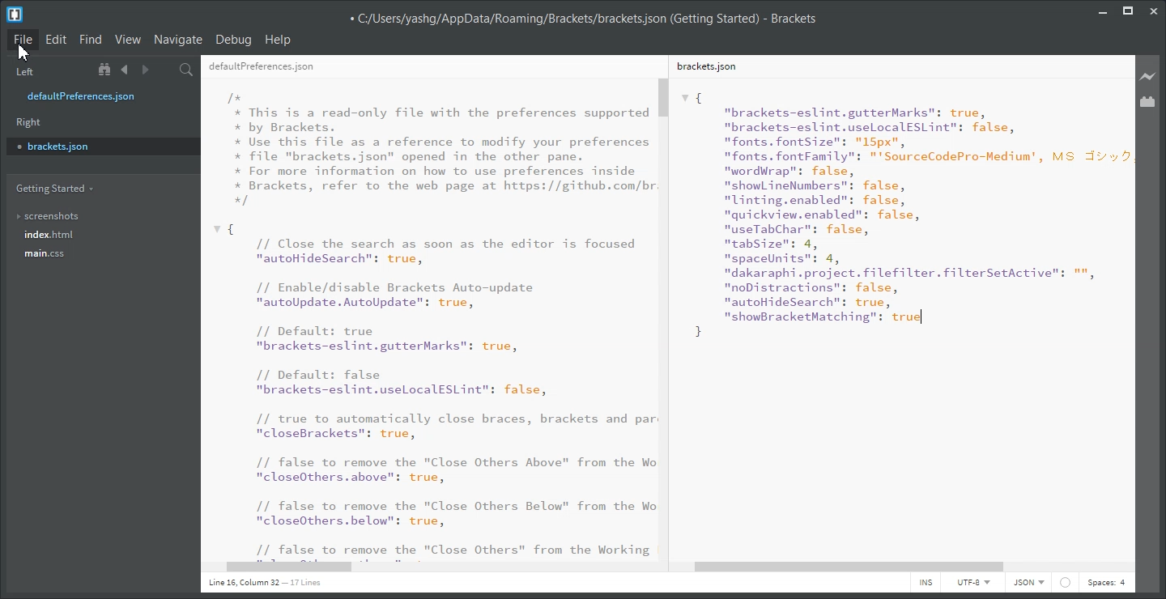 This screenshot has width=1166, height=599. What do you see at coordinates (926, 583) in the screenshot?
I see `INS` at bounding box center [926, 583].